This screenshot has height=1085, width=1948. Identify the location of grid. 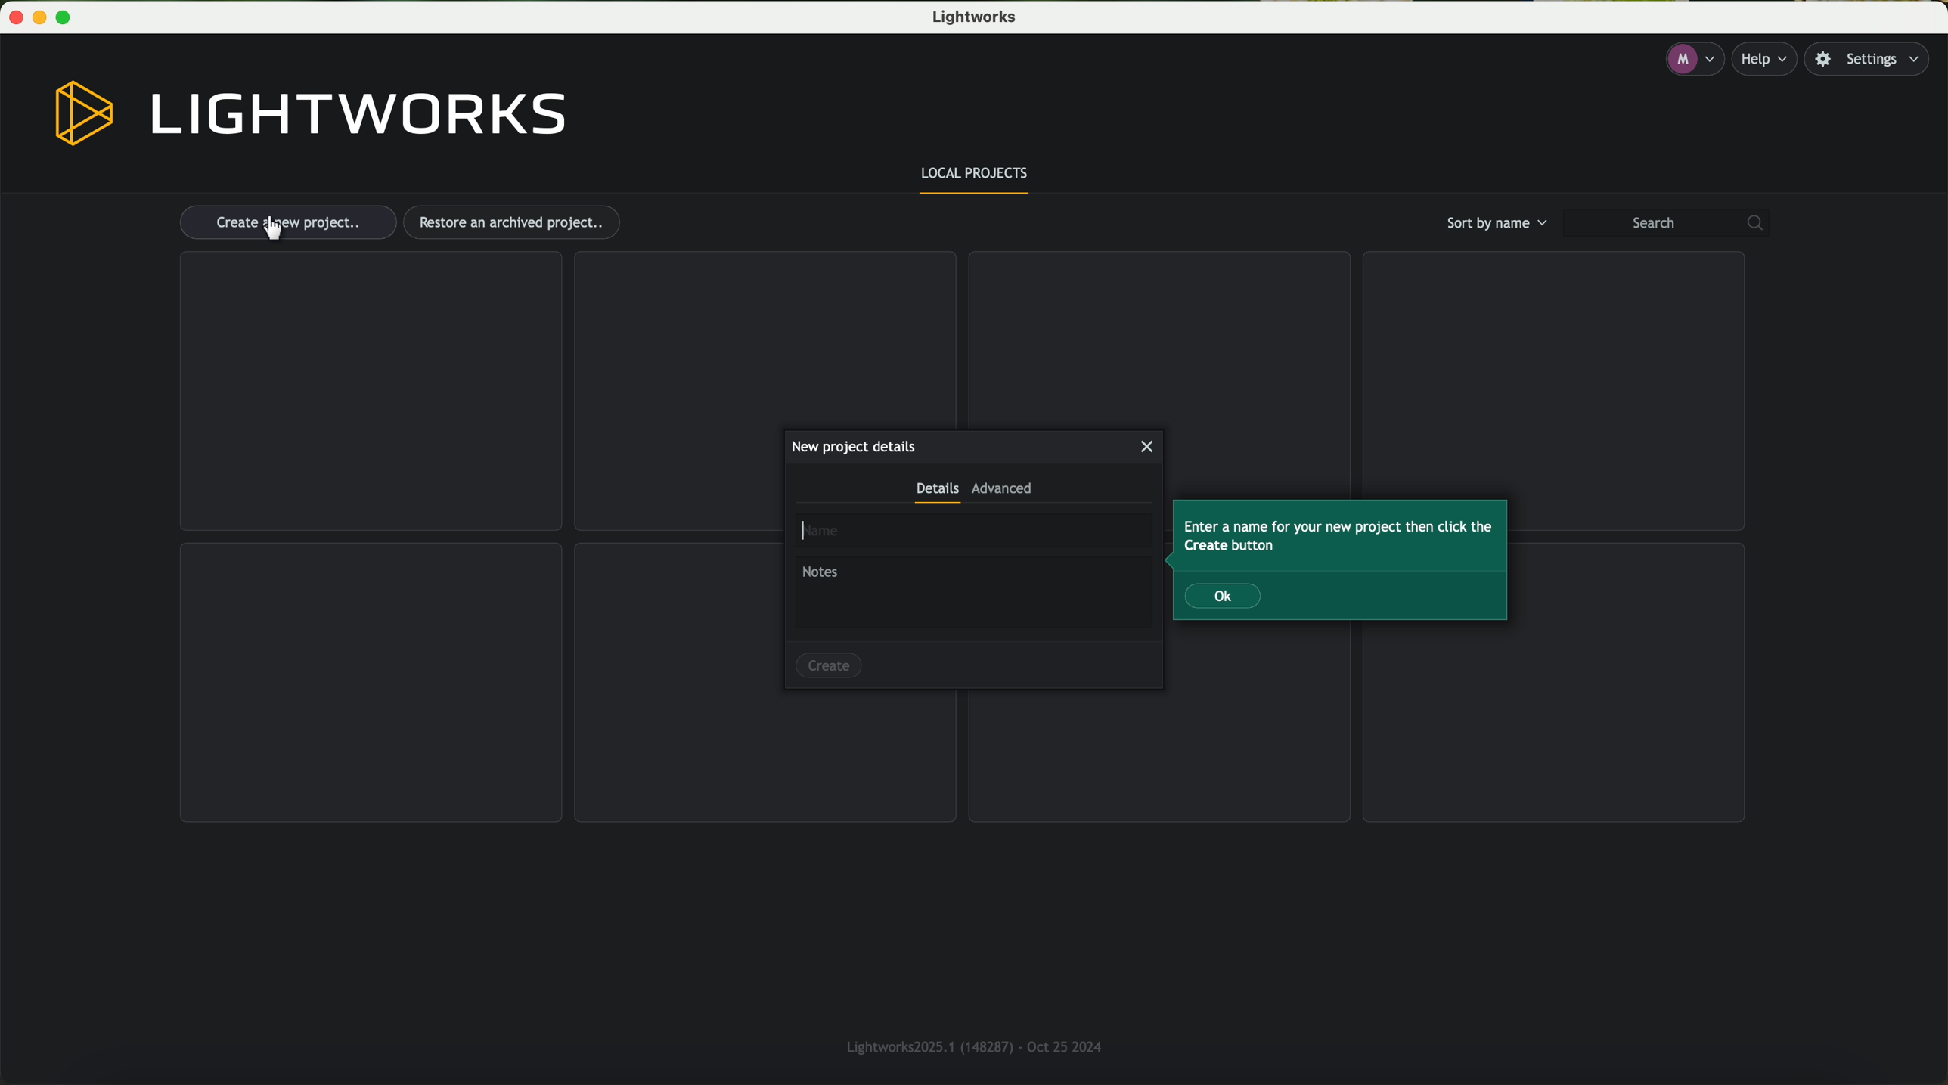
(766, 759).